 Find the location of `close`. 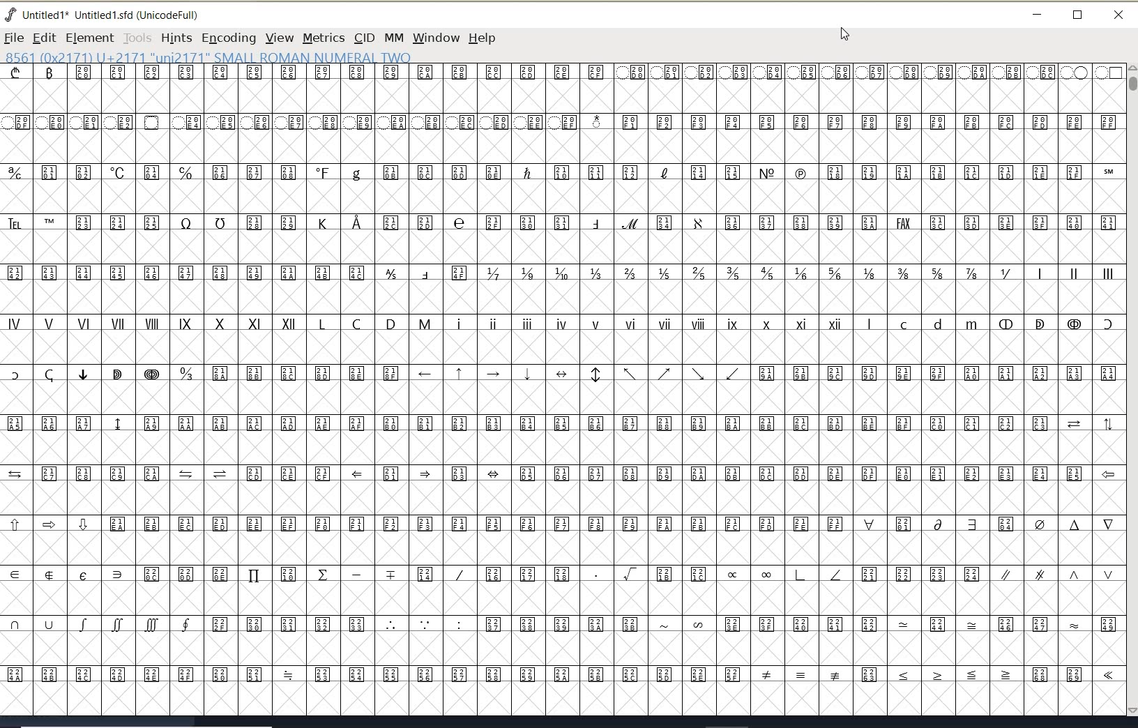

close is located at coordinates (1118, 15).